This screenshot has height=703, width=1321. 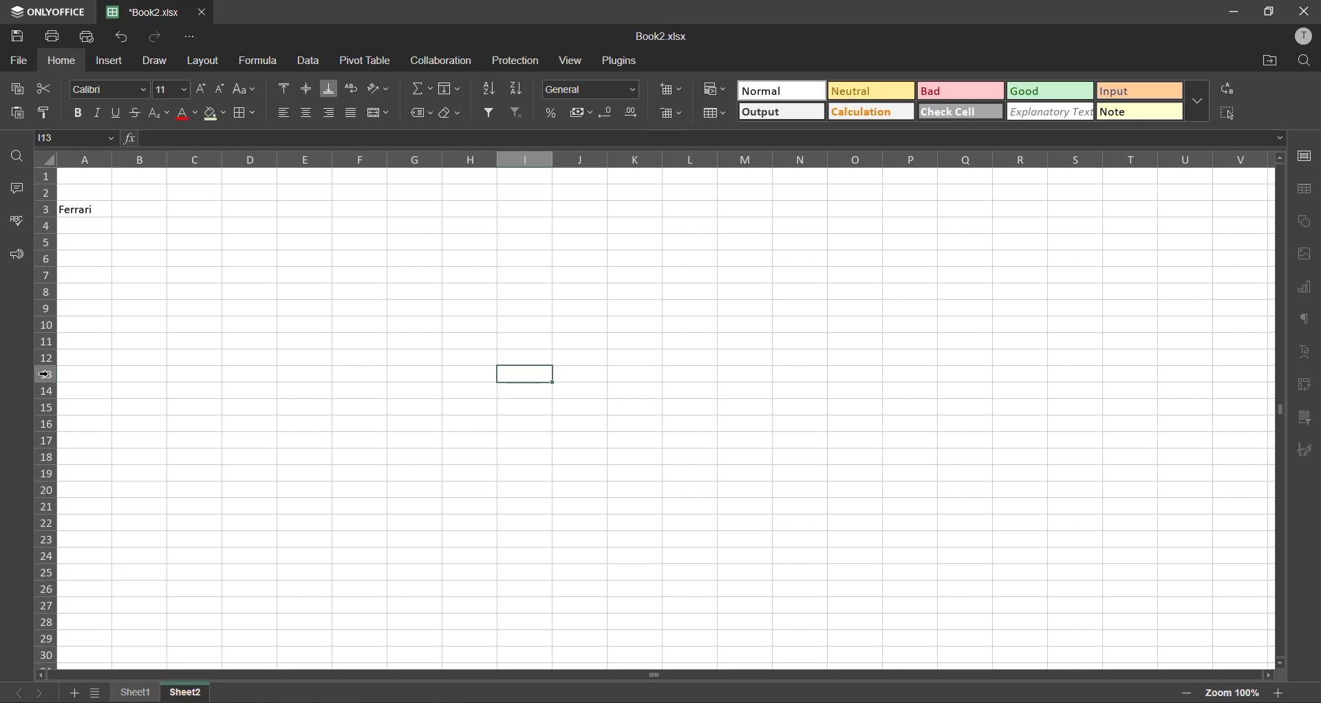 What do you see at coordinates (456, 115) in the screenshot?
I see `clear` at bounding box center [456, 115].